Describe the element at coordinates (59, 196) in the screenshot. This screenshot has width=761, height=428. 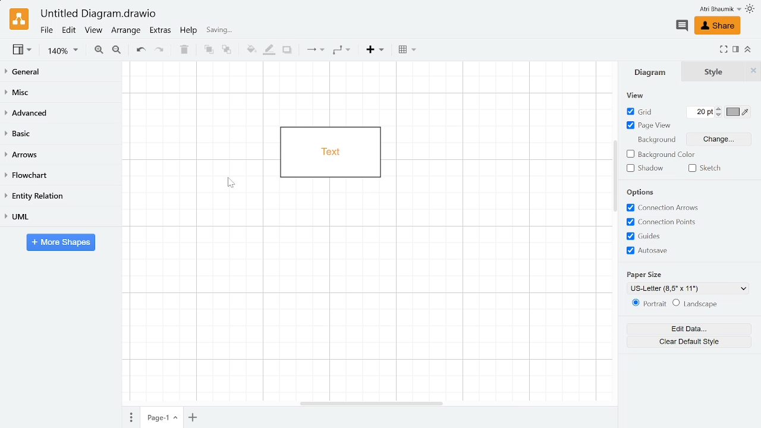
I see `Entity relation` at that location.